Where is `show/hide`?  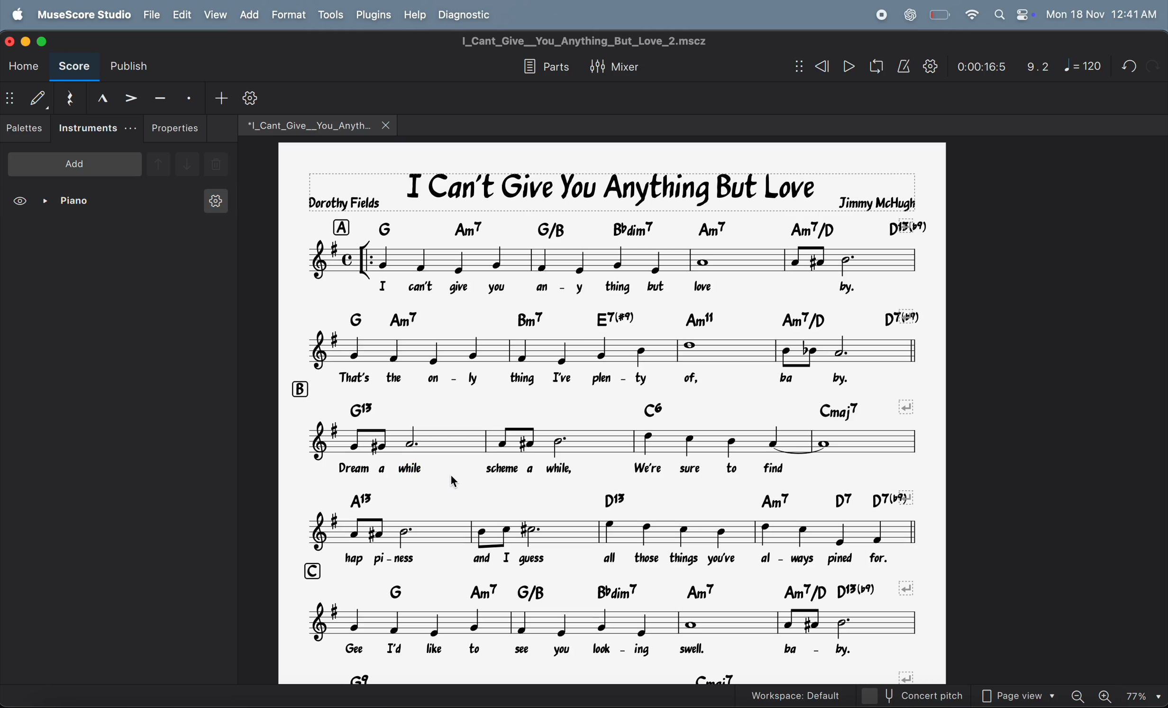 show/hide is located at coordinates (795, 66).